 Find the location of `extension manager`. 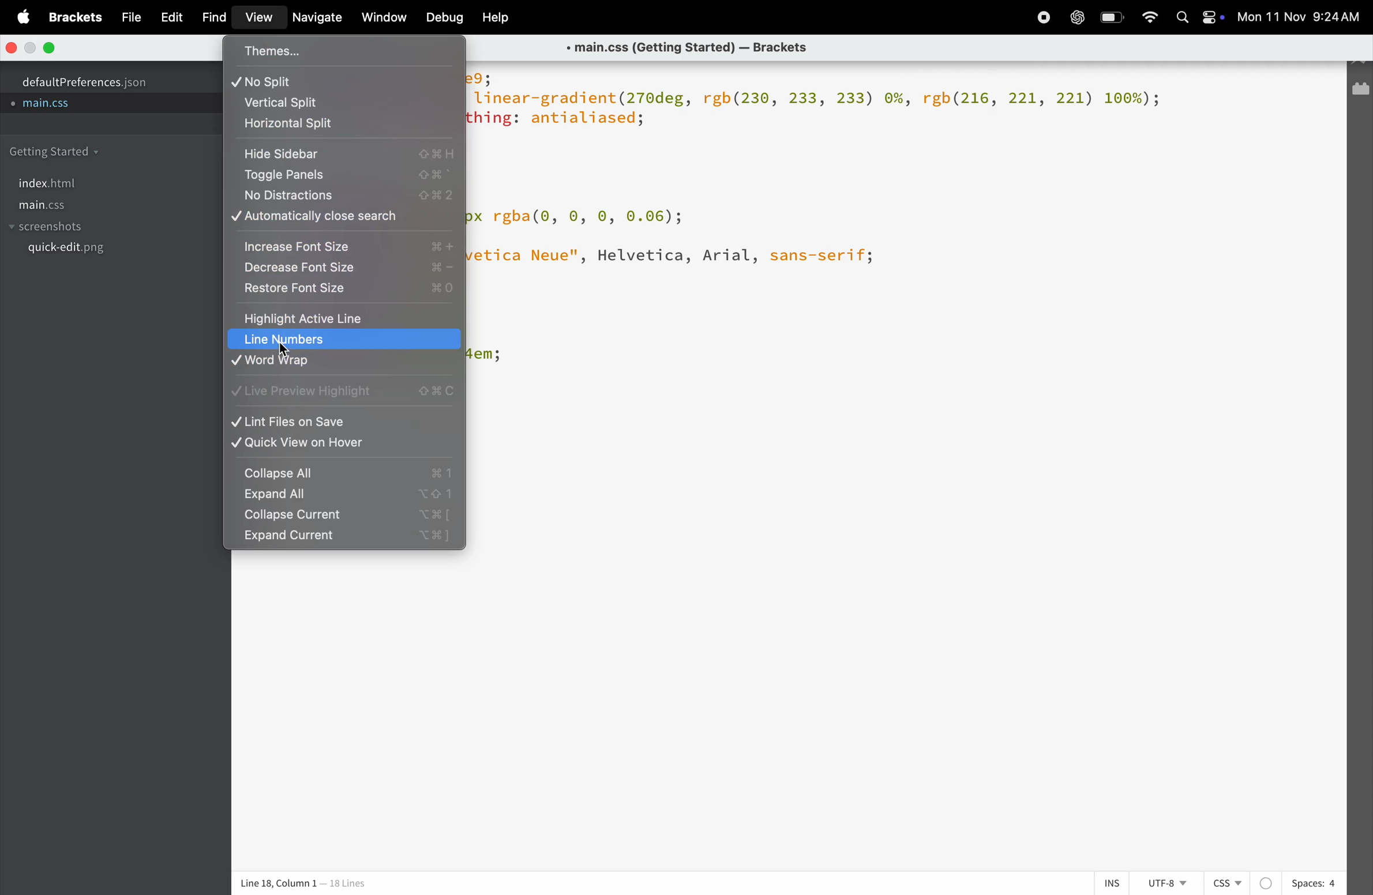

extension manager is located at coordinates (1361, 92).